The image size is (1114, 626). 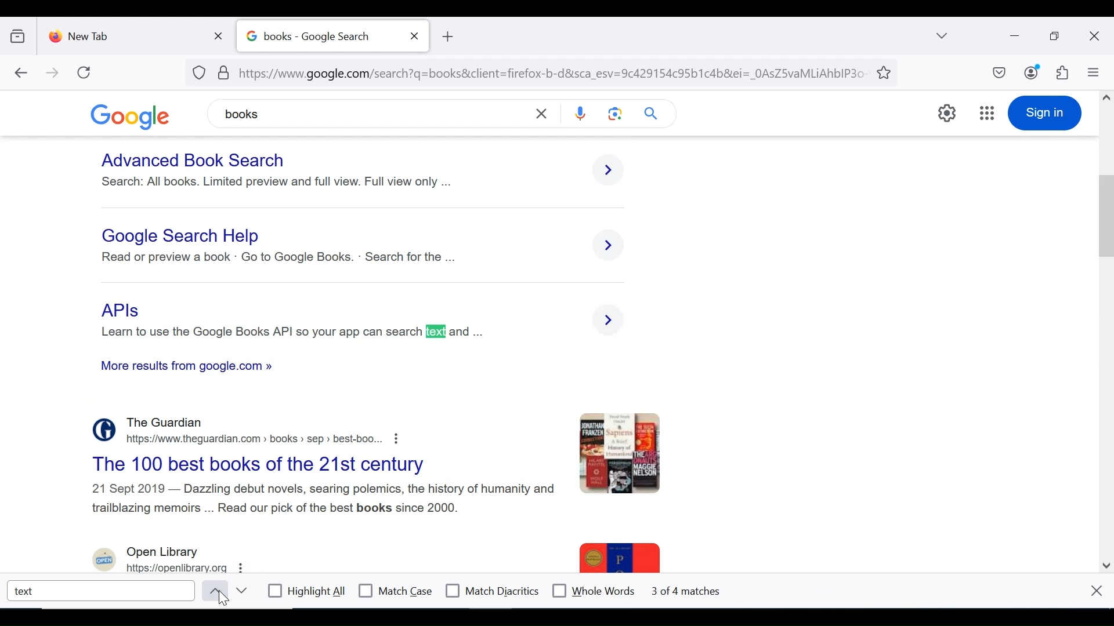 What do you see at coordinates (190, 368) in the screenshot?
I see `more results from google.com >>` at bounding box center [190, 368].